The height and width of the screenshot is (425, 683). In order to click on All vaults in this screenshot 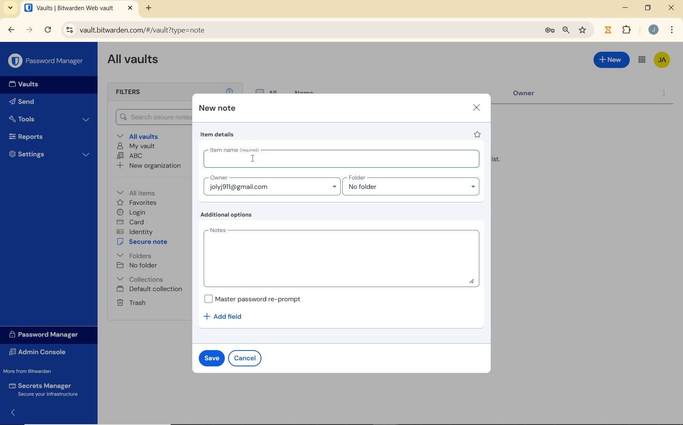, I will do `click(139, 136)`.